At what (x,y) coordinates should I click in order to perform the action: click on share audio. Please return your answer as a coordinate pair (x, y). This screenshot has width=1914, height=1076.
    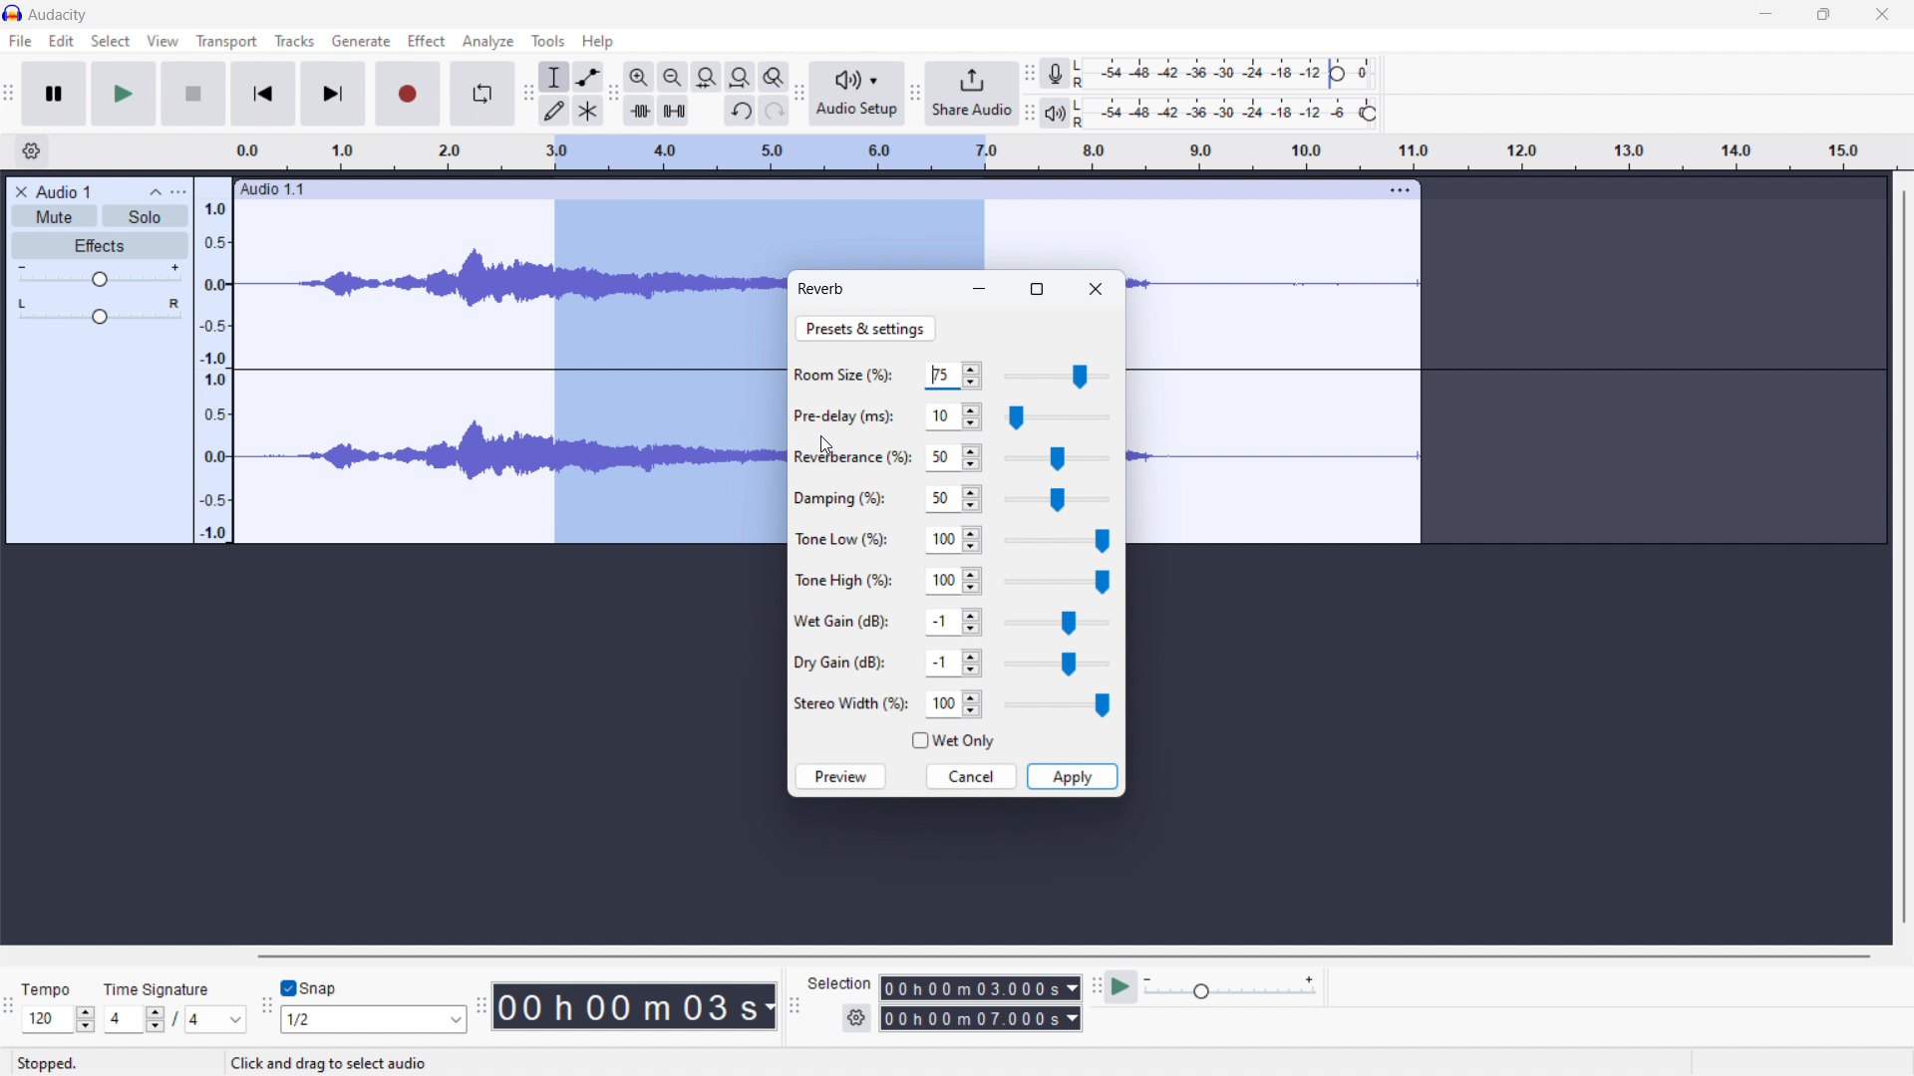
    Looking at the image, I should click on (973, 95).